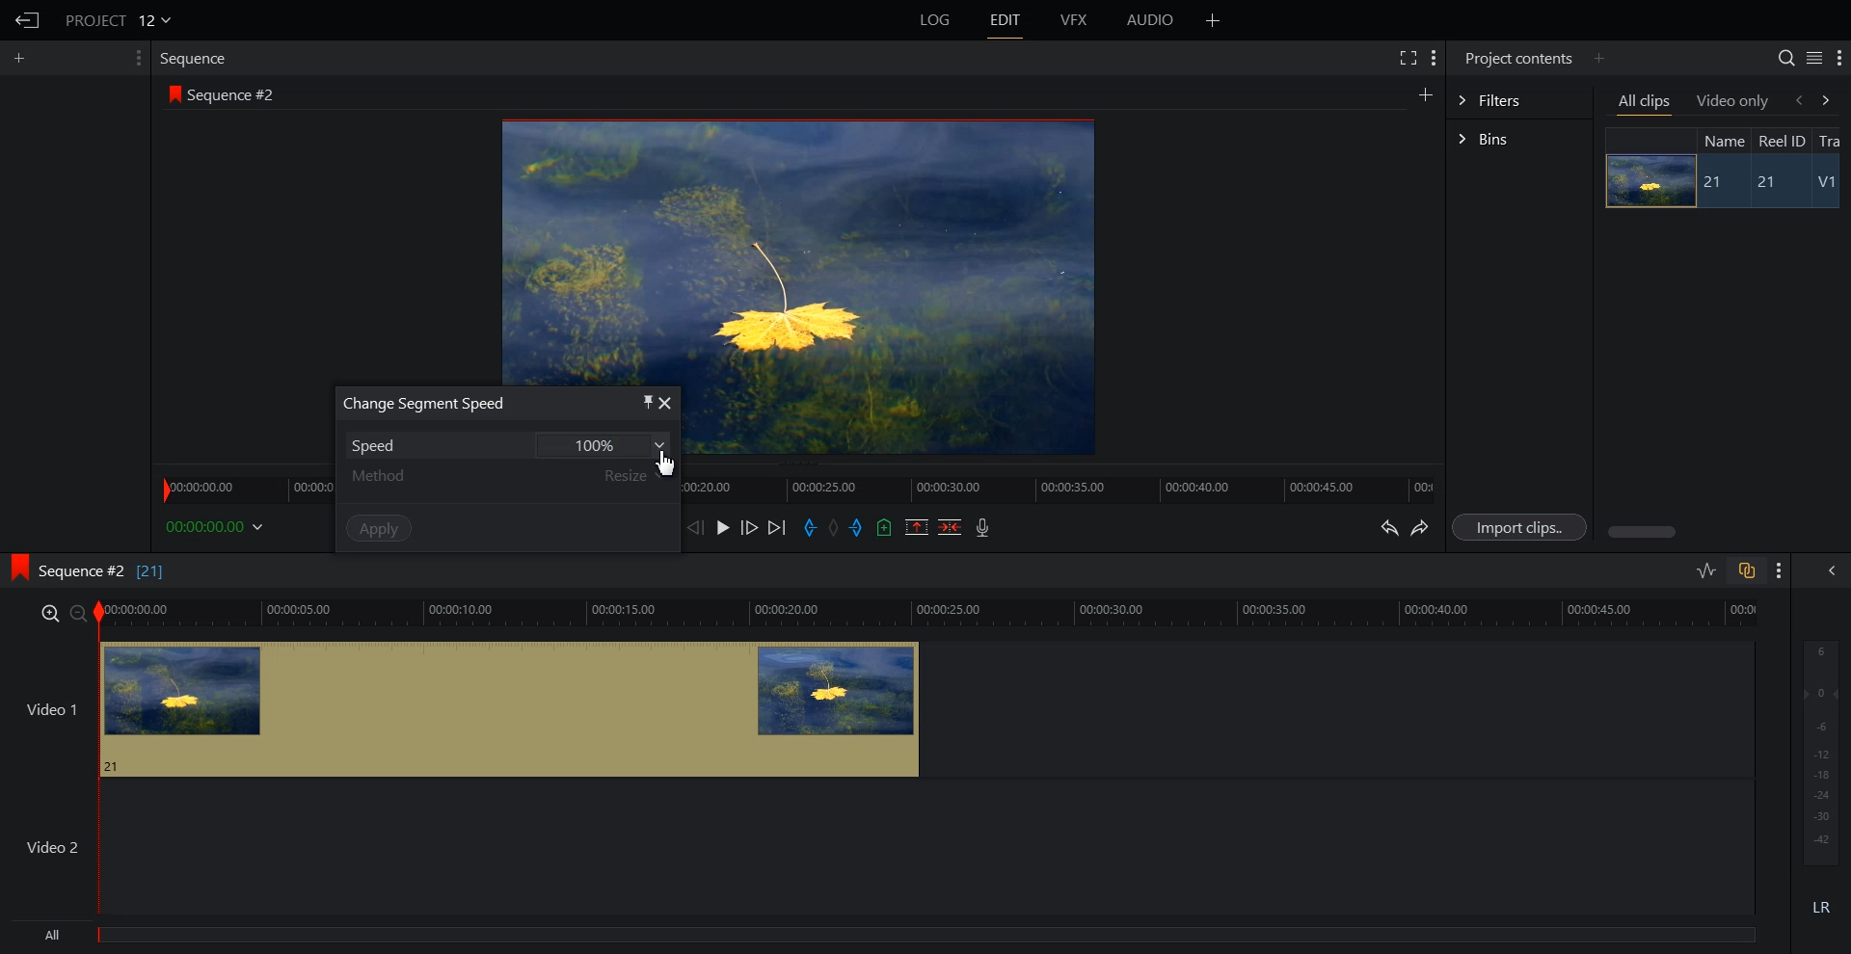  Describe the element at coordinates (750, 527) in the screenshot. I see `Nurse one frame forward` at that location.